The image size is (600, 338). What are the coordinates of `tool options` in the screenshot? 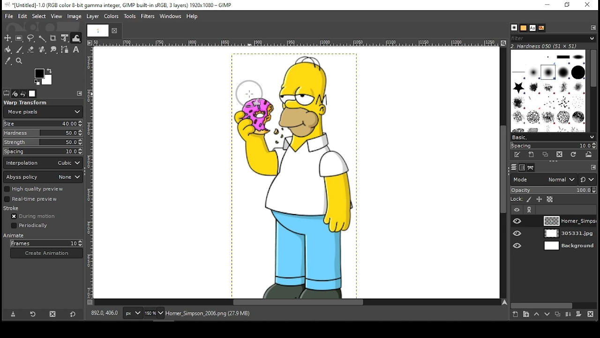 It's located at (7, 93).